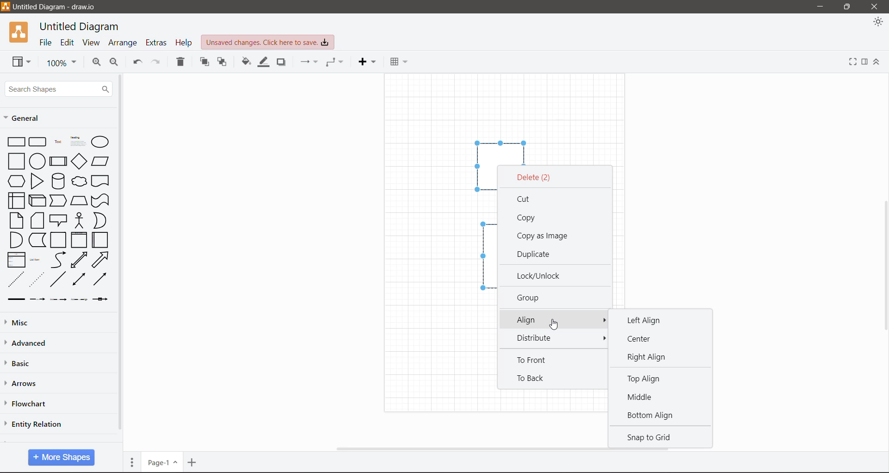 The width and height of the screenshot is (889, 473). I want to click on Middle, so click(645, 397).